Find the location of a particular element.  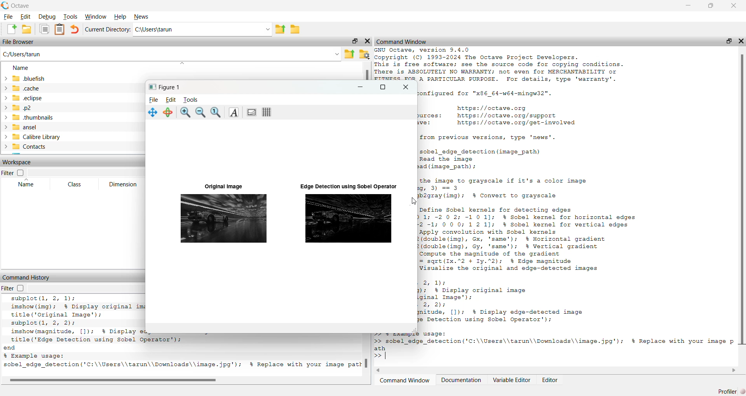

Insert text is located at coordinates (234, 113).